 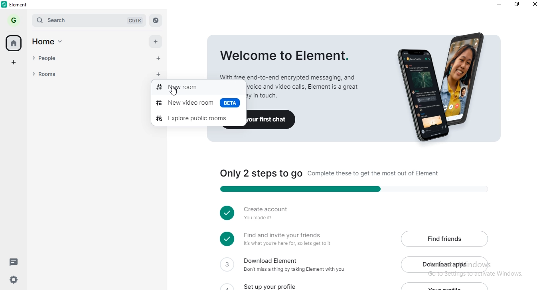 What do you see at coordinates (274, 285) in the screenshot?
I see `set up your profile` at bounding box center [274, 285].